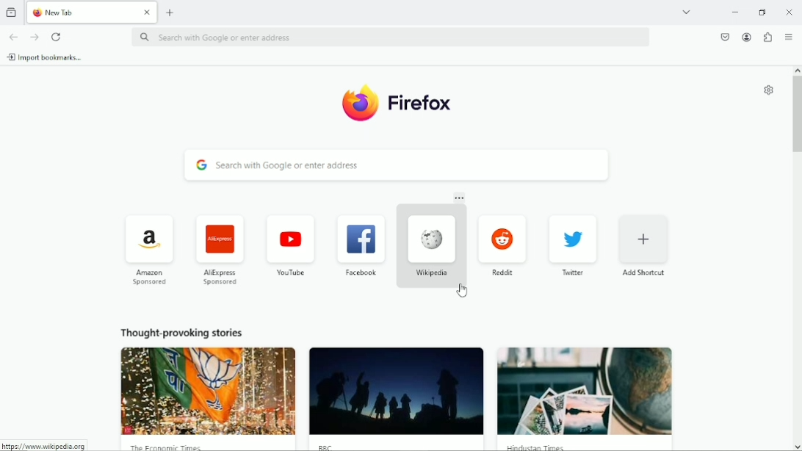 This screenshot has height=451, width=802. Describe the element at coordinates (502, 242) in the screenshot. I see `Reddit` at that location.